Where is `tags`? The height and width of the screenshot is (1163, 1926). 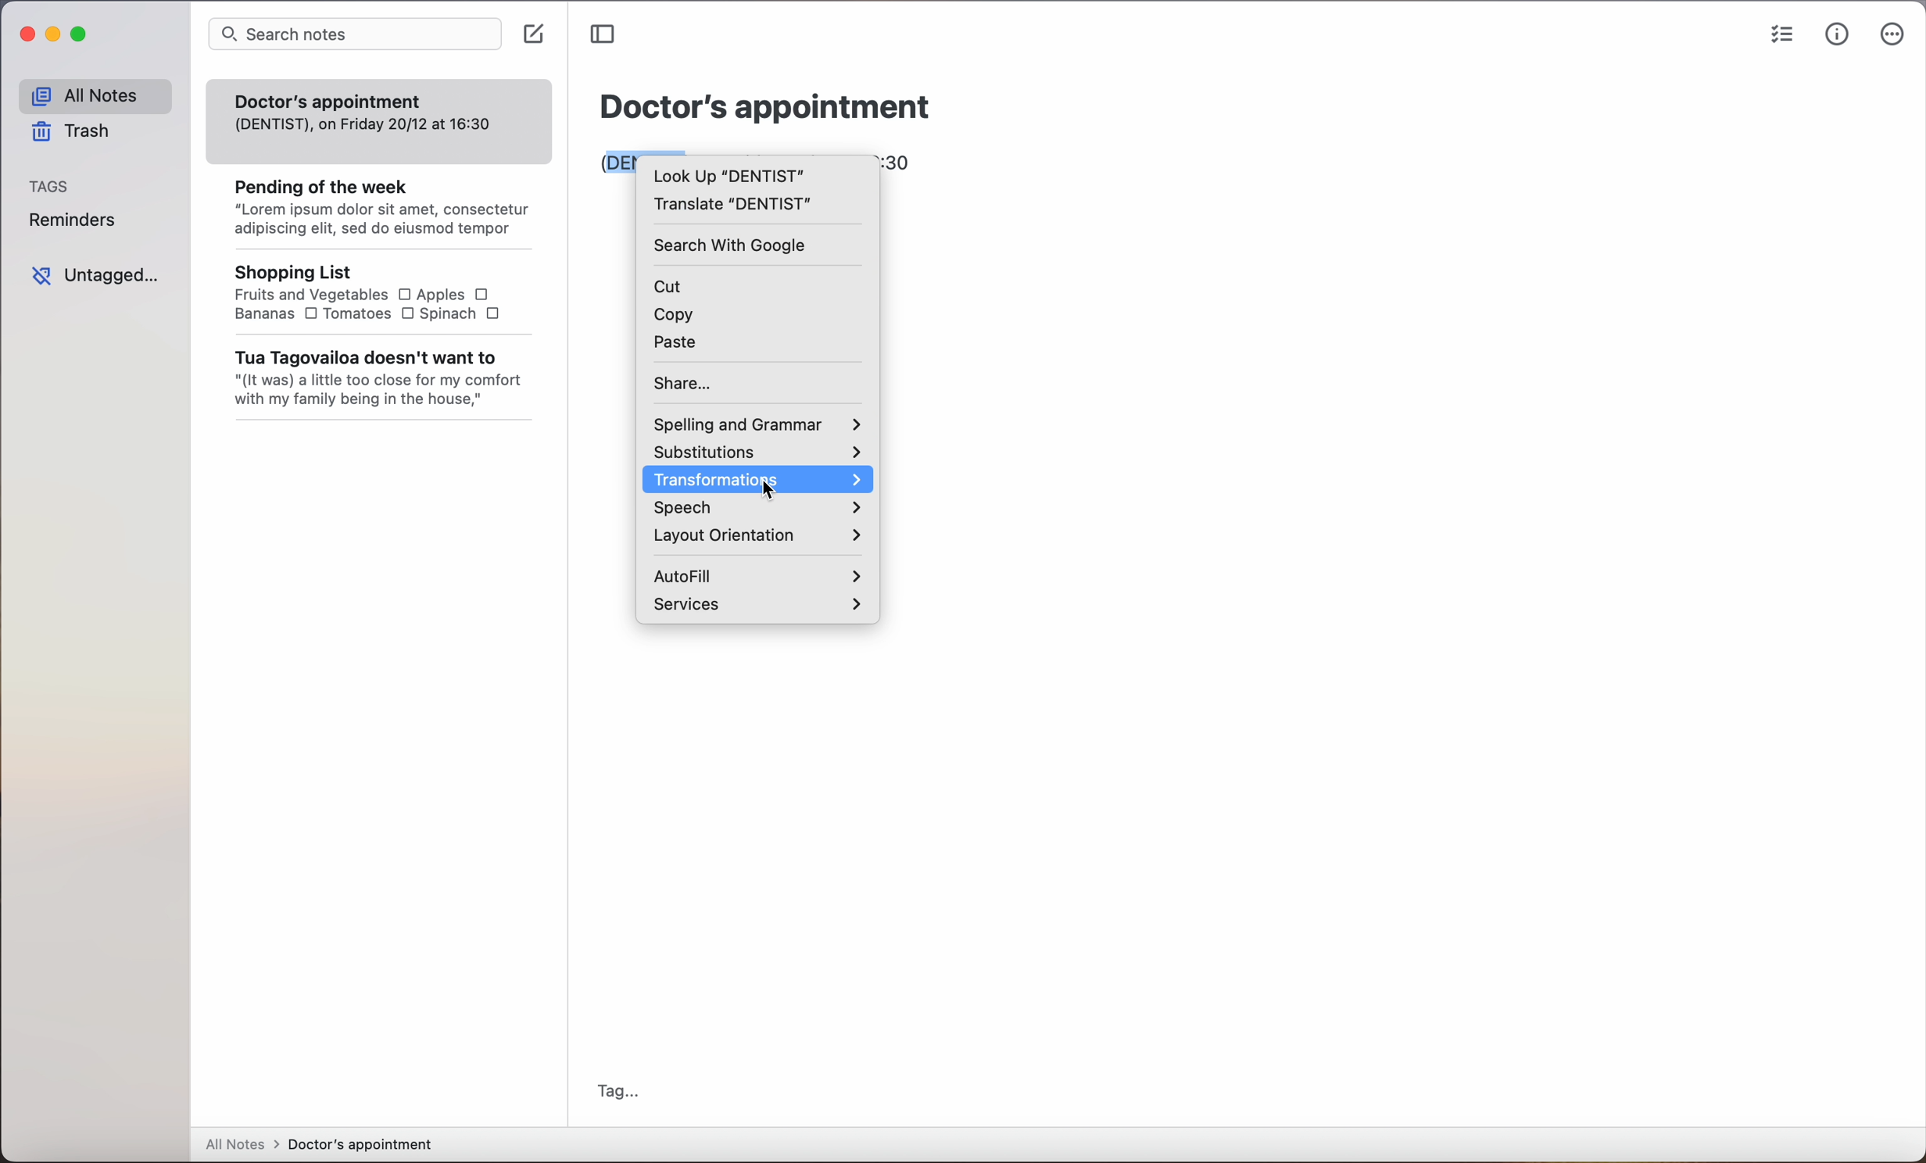
tags is located at coordinates (48, 187).